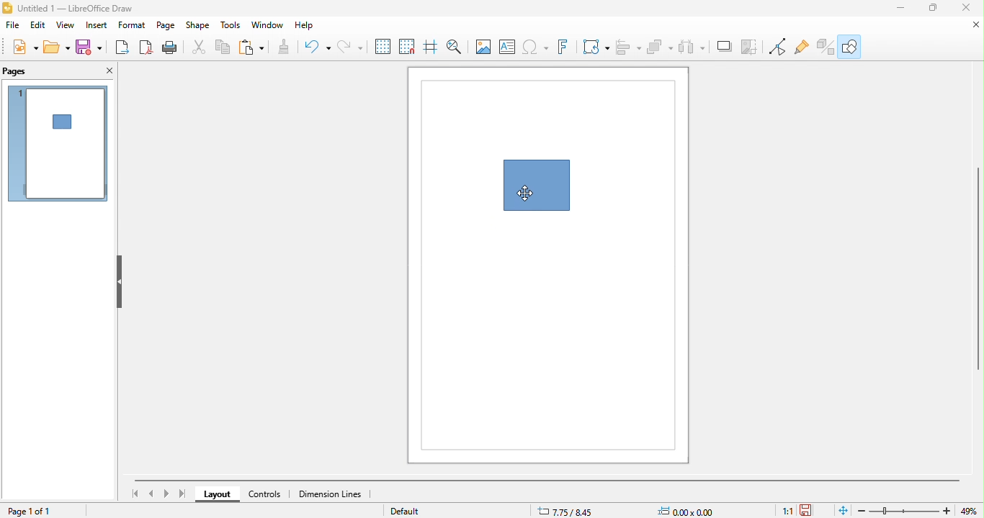  Describe the element at coordinates (692, 47) in the screenshot. I see `shadow ` at that location.